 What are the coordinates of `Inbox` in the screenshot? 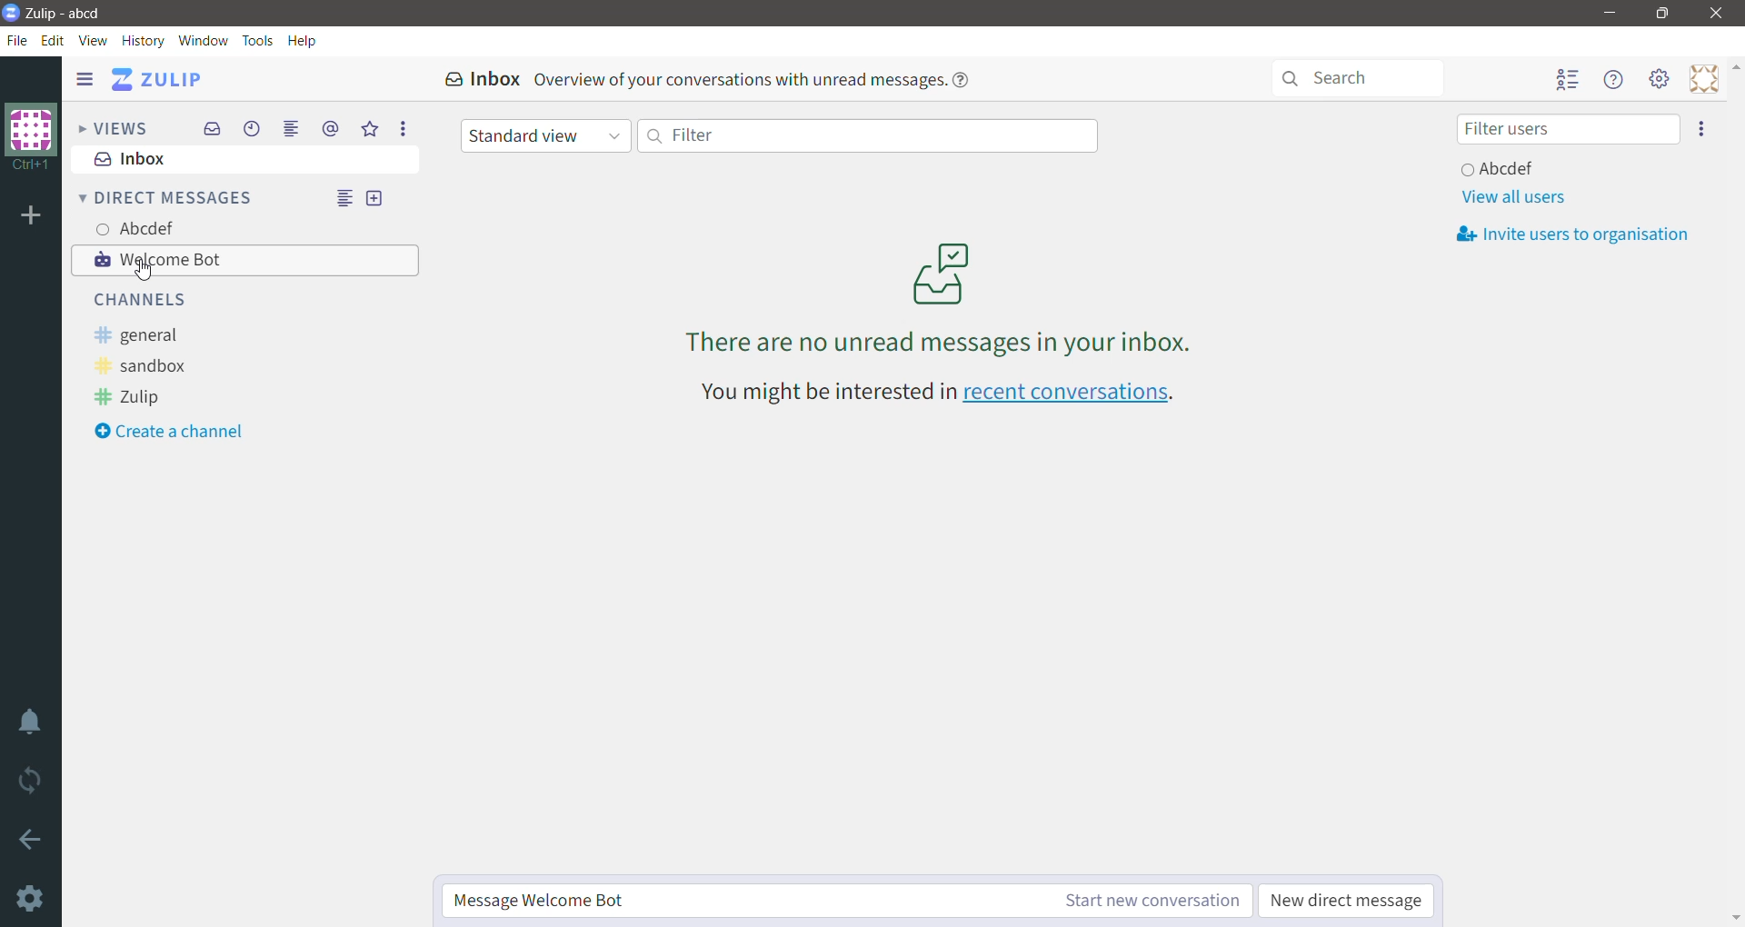 It's located at (212, 128).